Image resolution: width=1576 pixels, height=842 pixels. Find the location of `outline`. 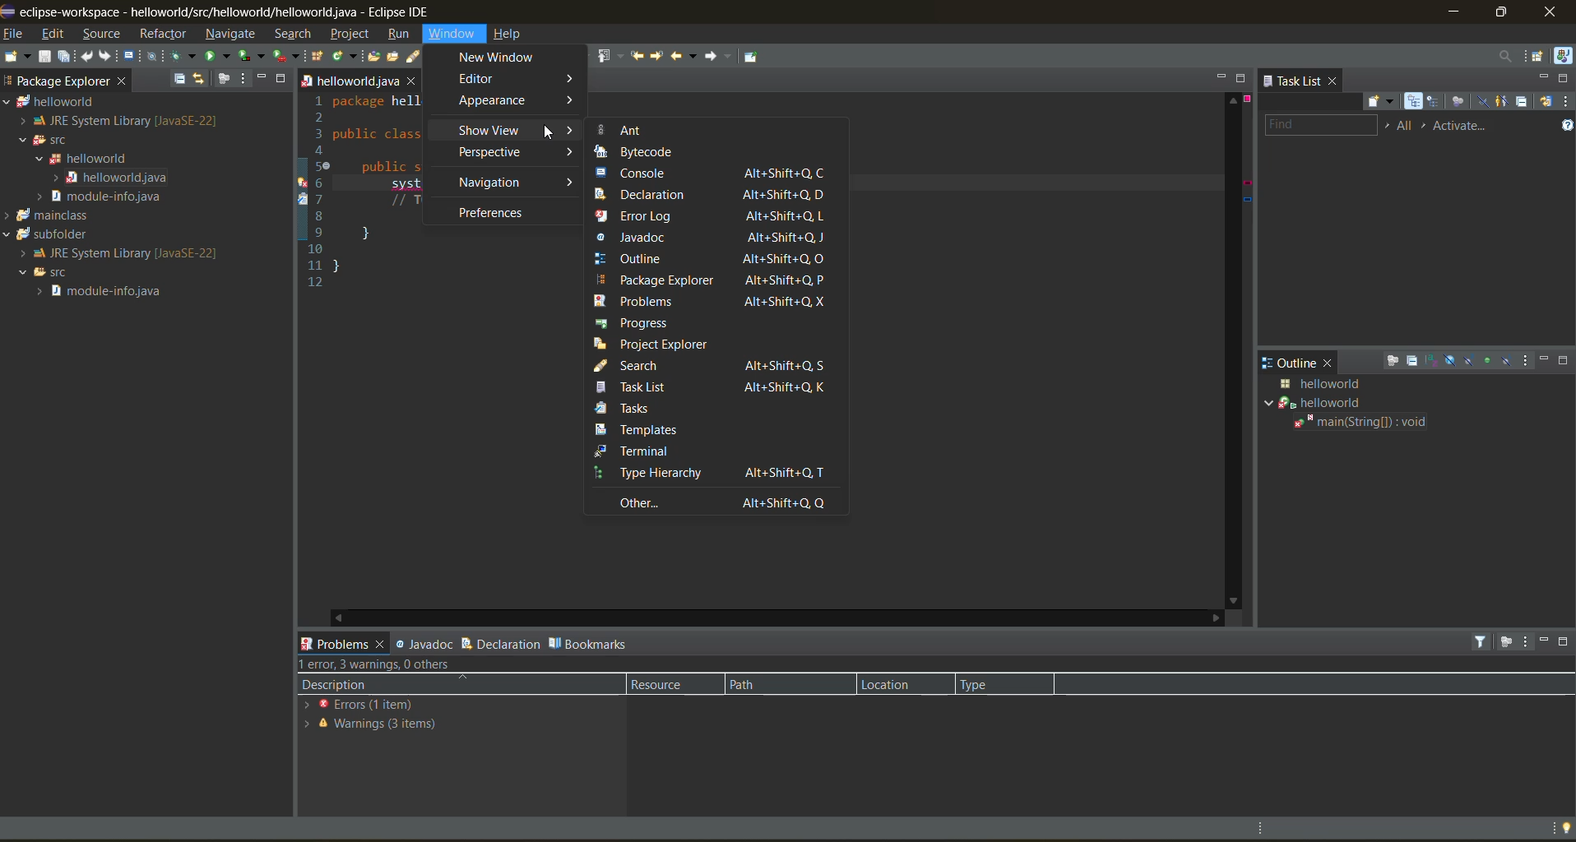

outline is located at coordinates (712, 258).